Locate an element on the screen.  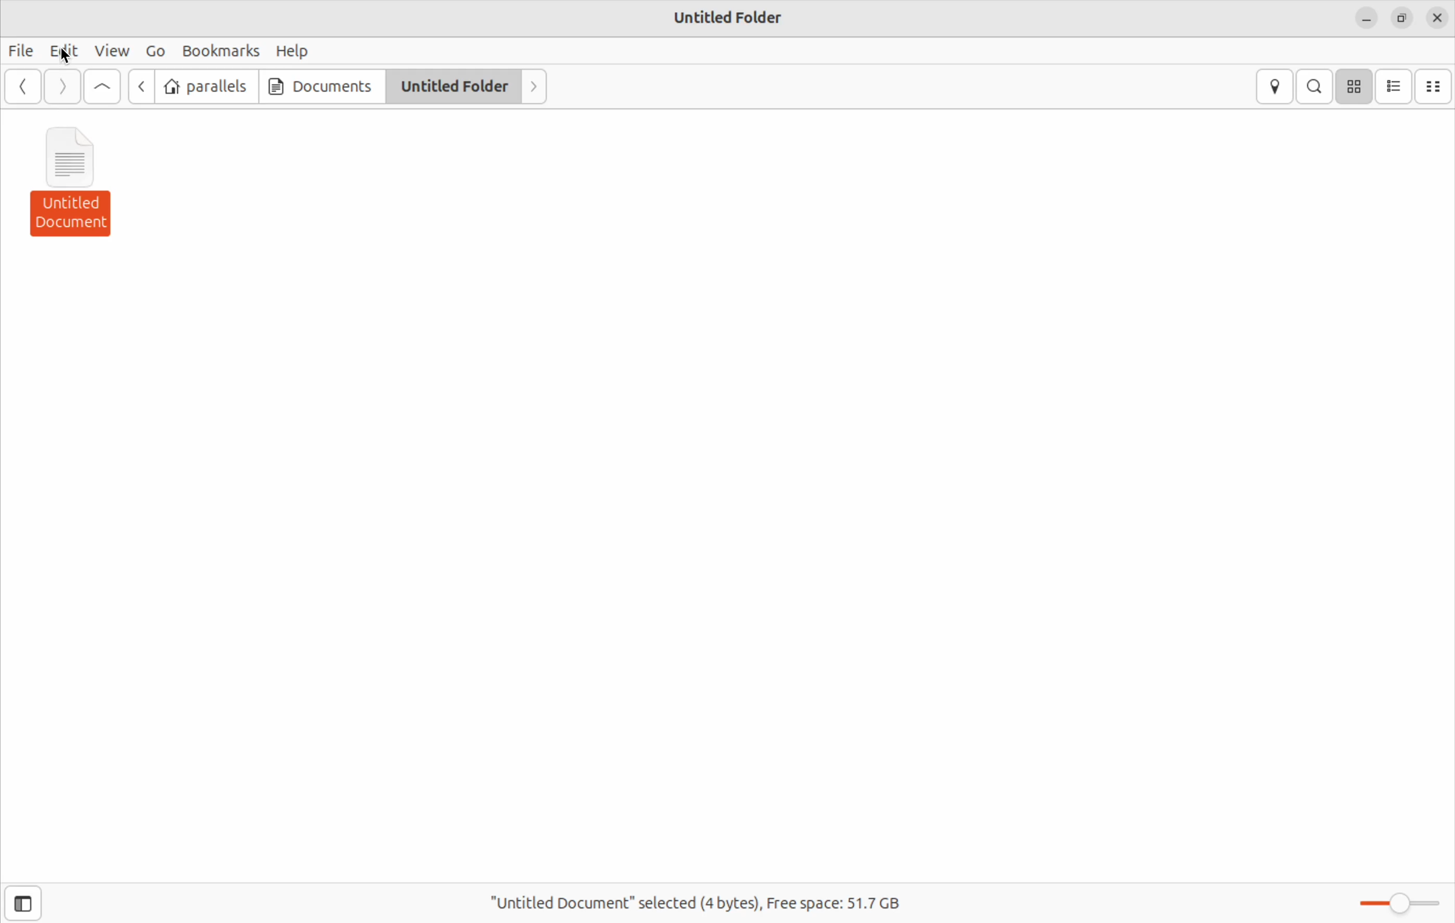
Documents is located at coordinates (318, 86).